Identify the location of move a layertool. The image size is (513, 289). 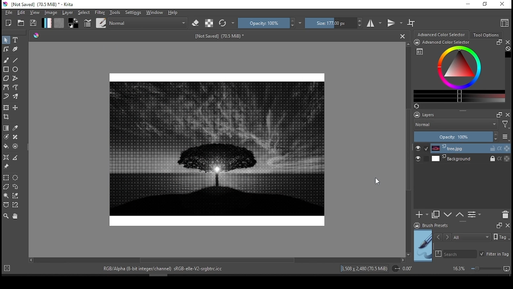
(16, 108).